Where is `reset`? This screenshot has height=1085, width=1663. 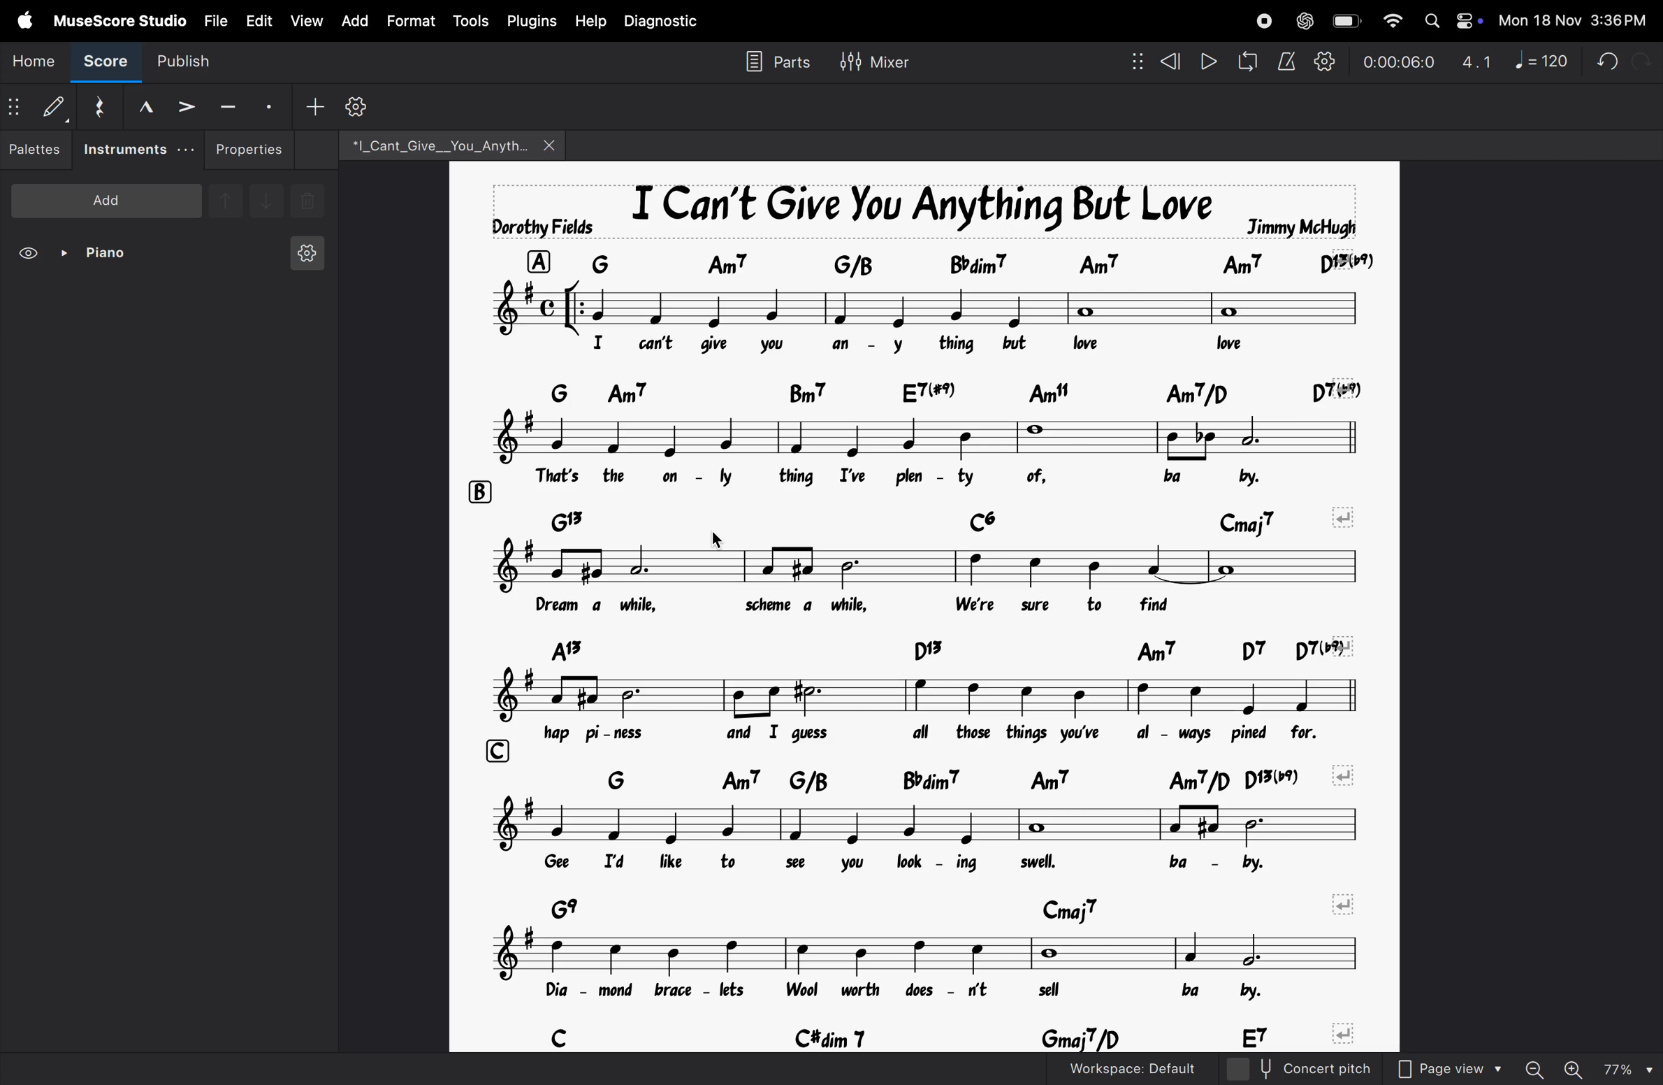
reset is located at coordinates (102, 107).